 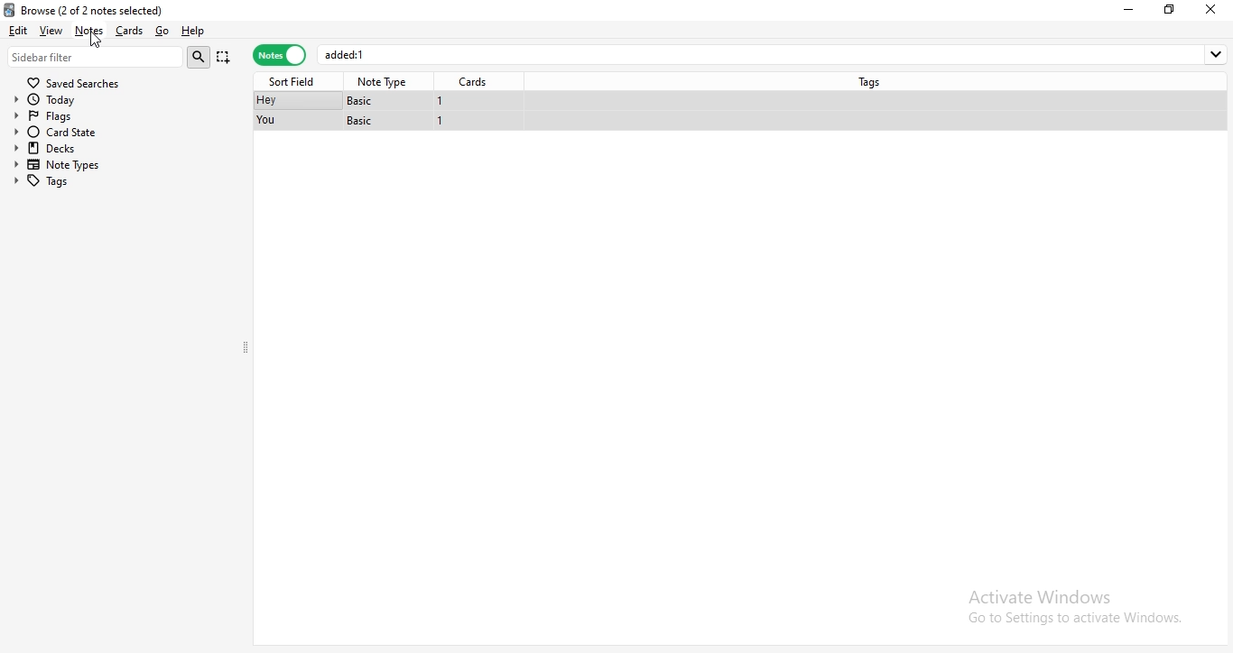 What do you see at coordinates (77, 80) in the screenshot?
I see `saves searches` at bounding box center [77, 80].